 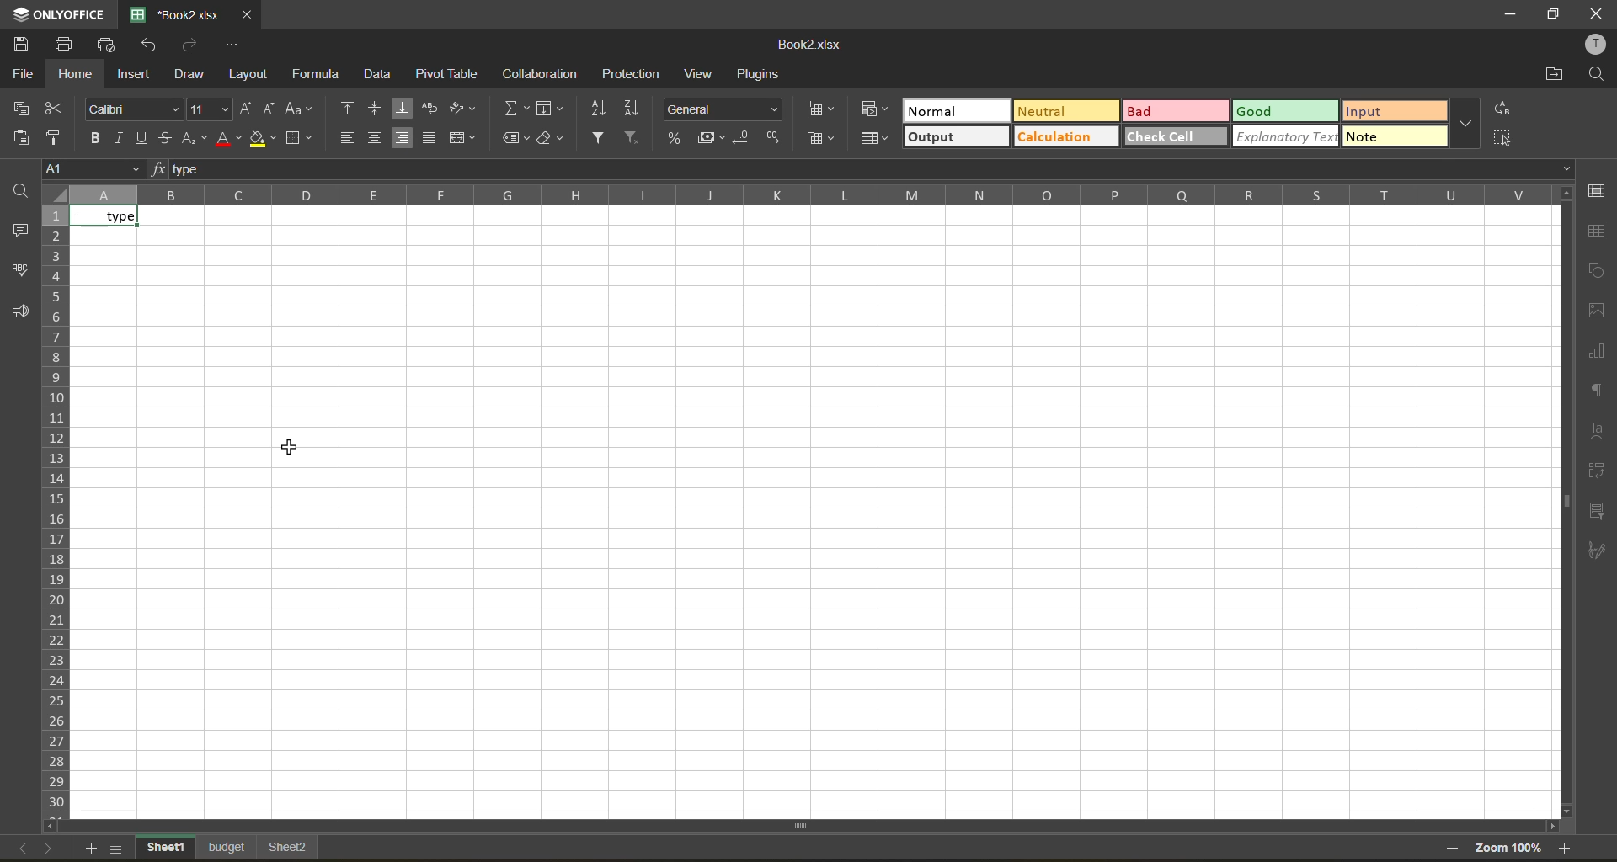 I want to click on cell settings, so click(x=1598, y=190).